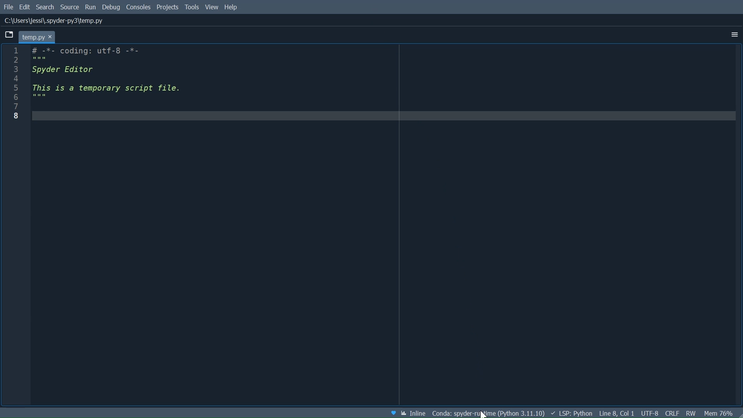 This screenshot has width=743, height=418. Describe the element at coordinates (12, 224) in the screenshot. I see `Line column` at that location.